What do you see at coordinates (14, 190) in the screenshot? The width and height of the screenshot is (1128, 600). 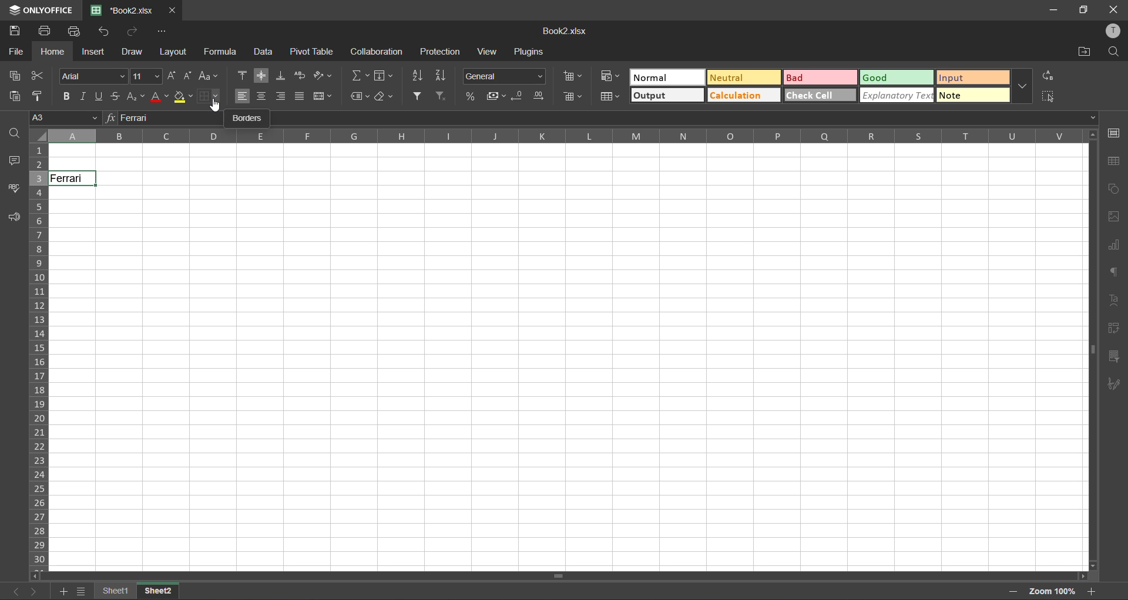 I see `spellcheck` at bounding box center [14, 190].